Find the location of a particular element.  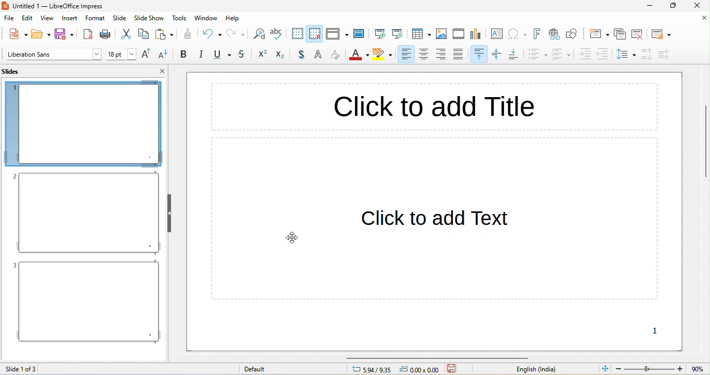

redo is located at coordinates (236, 34).